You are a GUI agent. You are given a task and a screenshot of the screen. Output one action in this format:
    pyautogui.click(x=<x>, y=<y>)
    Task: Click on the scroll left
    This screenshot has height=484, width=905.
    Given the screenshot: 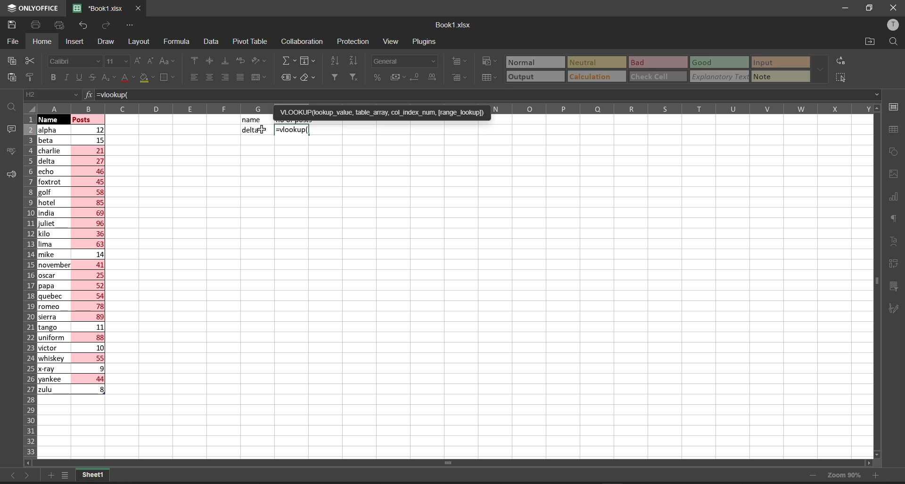 What is the action you would take?
    pyautogui.click(x=33, y=462)
    